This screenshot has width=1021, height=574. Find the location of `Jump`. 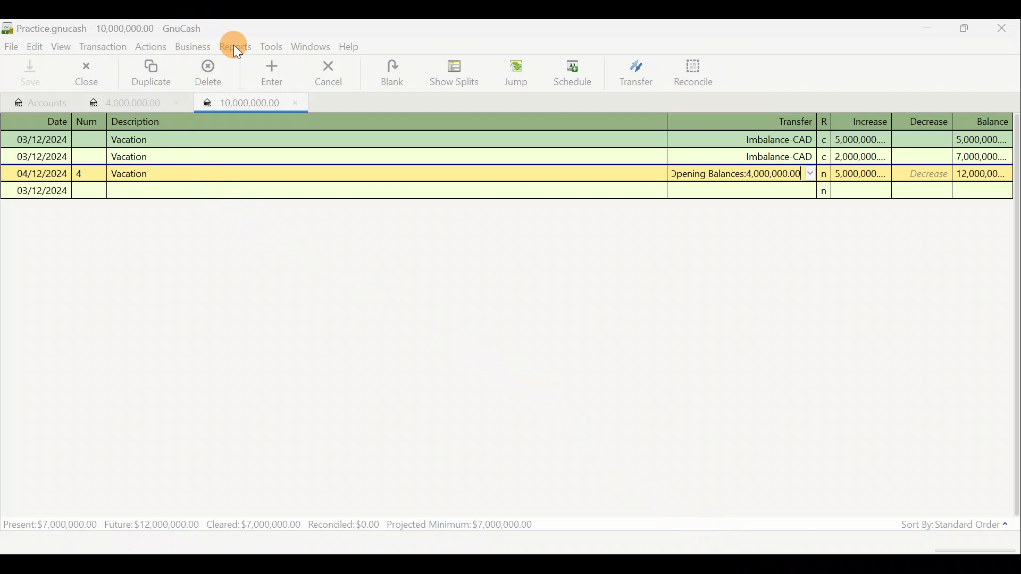

Jump is located at coordinates (516, 71).